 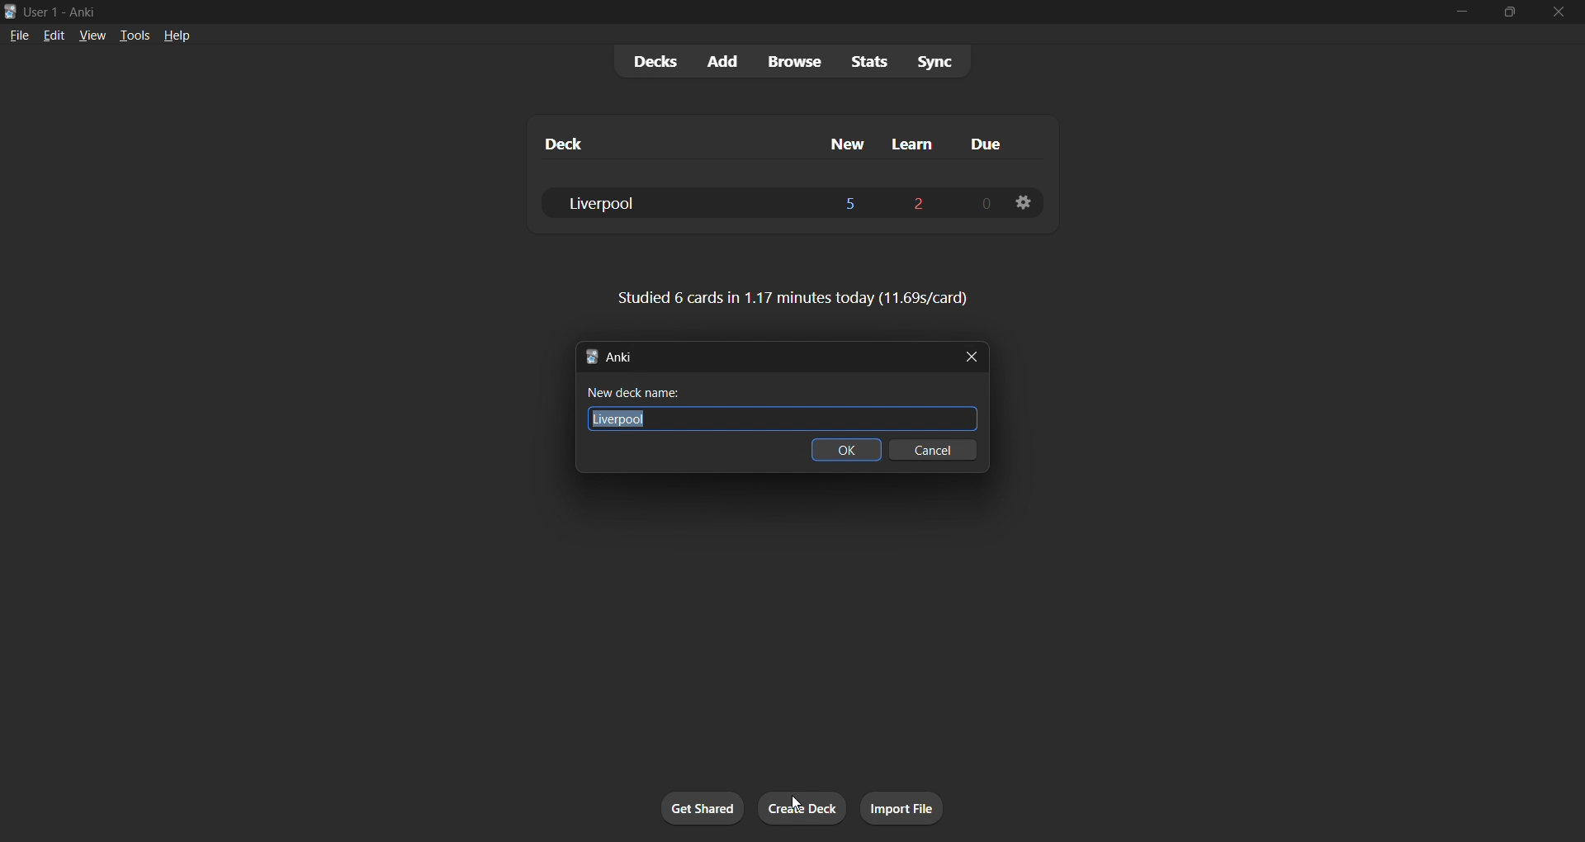 I want to click on help, so click(x=179, y=36).